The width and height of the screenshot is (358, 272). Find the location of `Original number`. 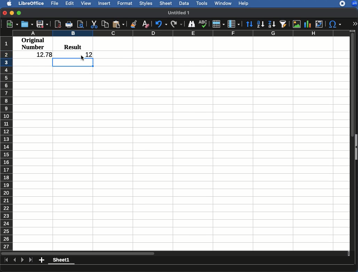

Original number is located at coordinates (33, 44).